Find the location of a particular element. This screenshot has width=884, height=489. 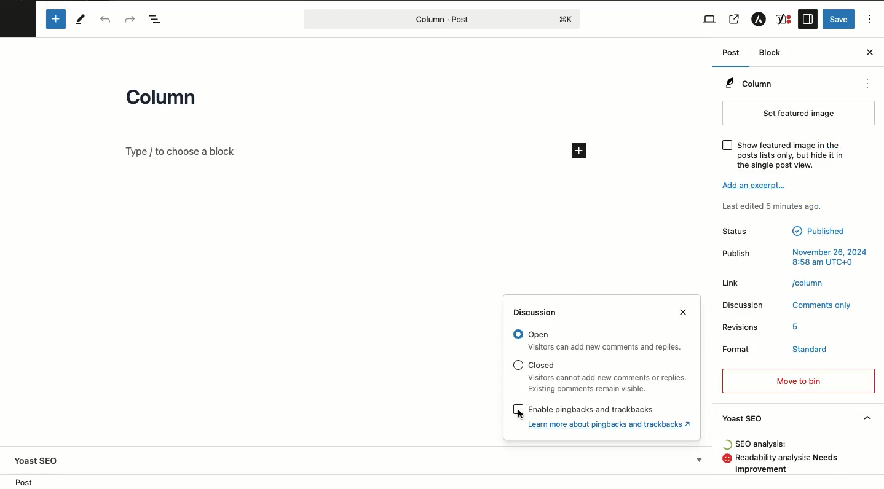

Analysis is located at coordinates (792, 464).